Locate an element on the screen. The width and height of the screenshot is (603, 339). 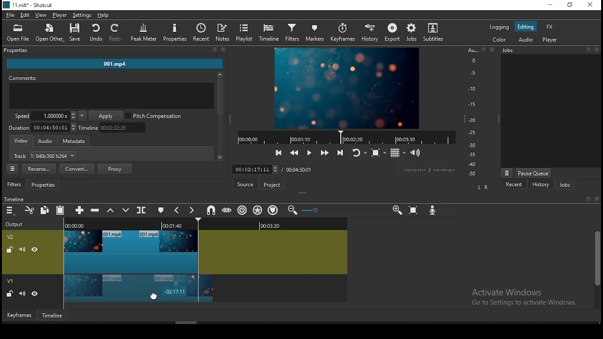
video track V2 (split) is located at coordinates (130, 251).